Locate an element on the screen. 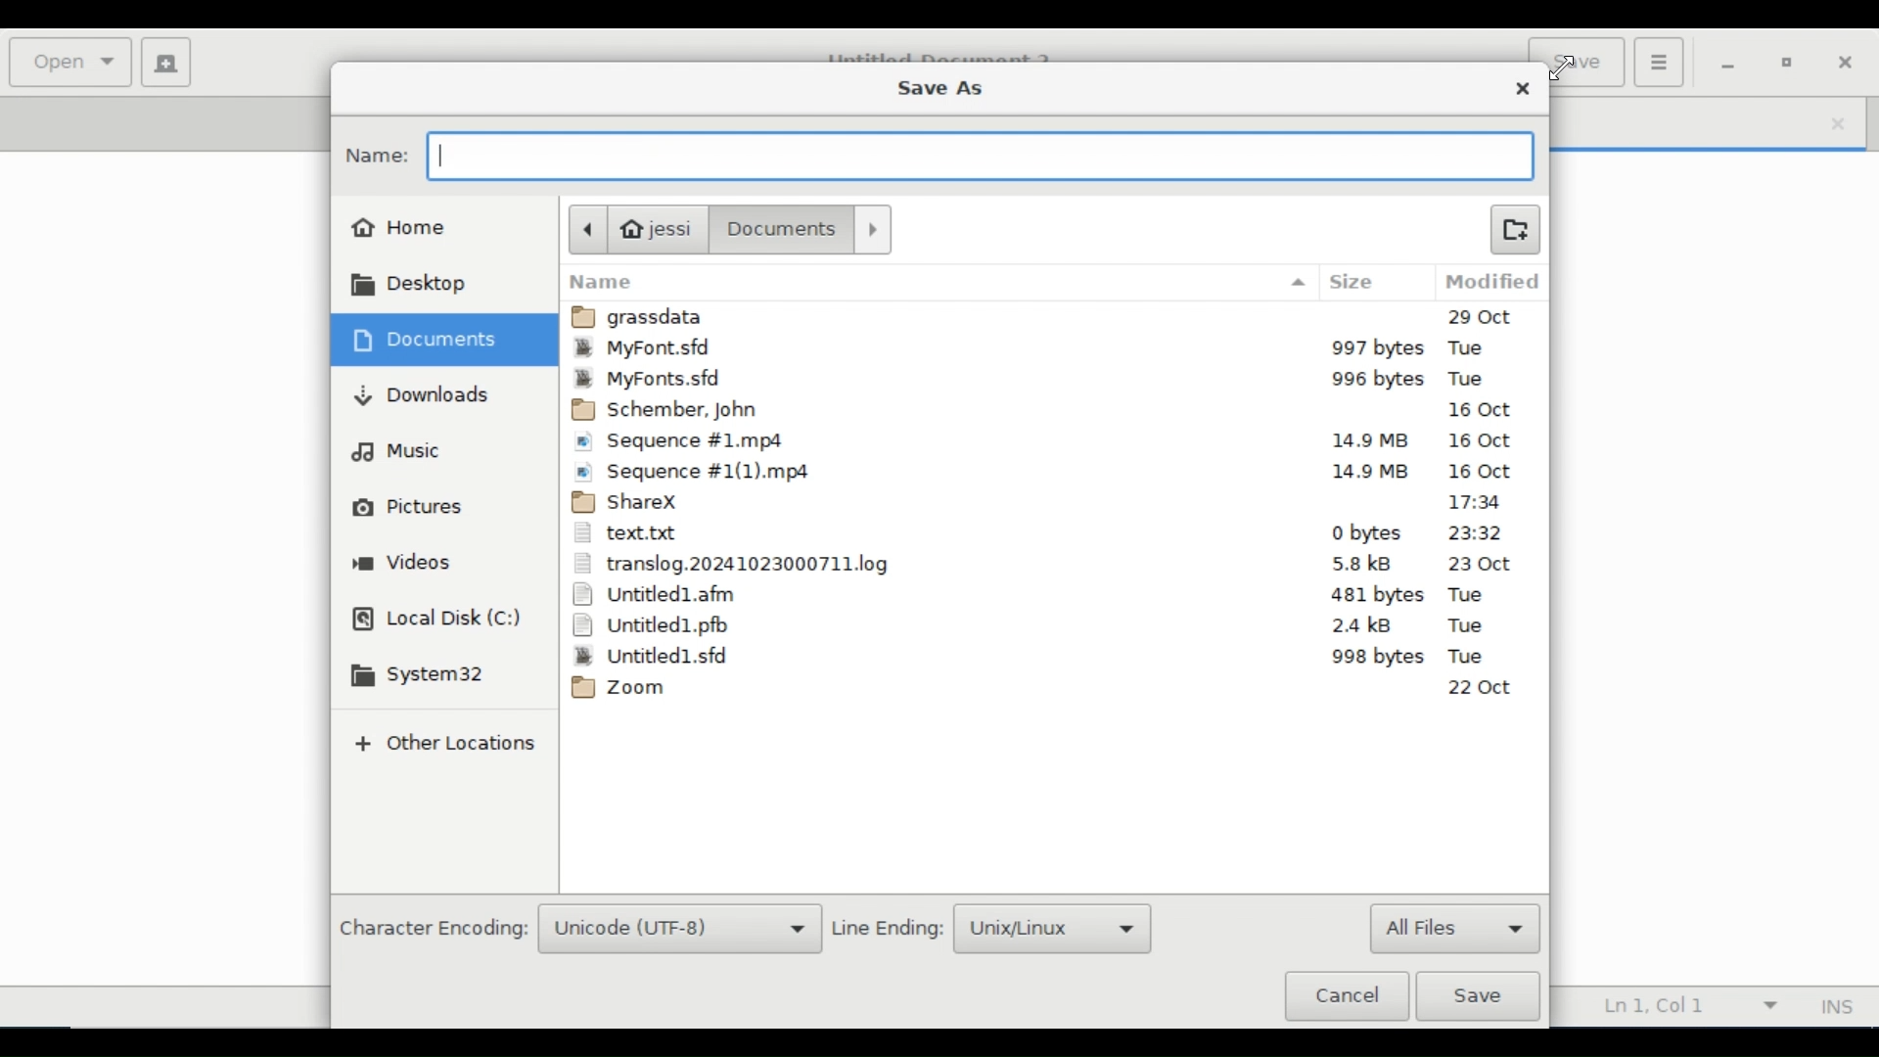  Documents is located at coordinates (427, 339).